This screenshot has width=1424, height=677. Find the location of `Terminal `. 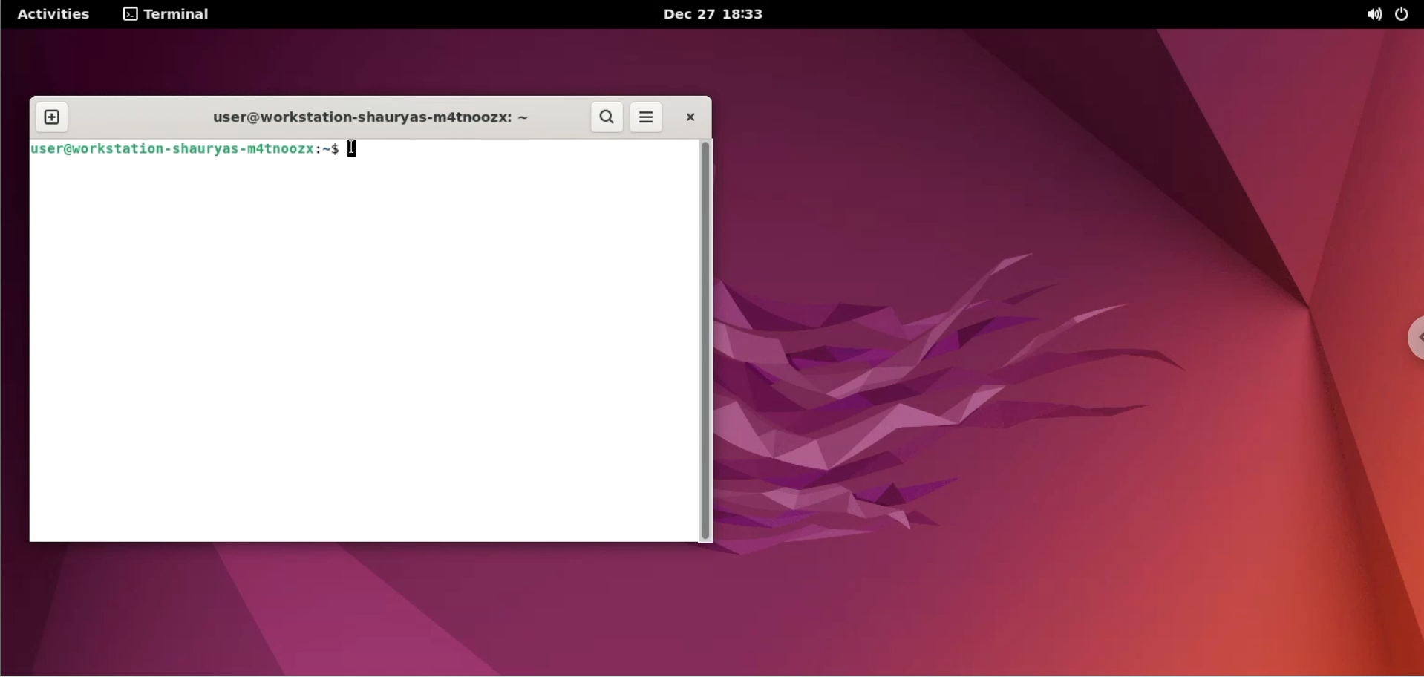

Terminal  is located at coordinates (173, 15).